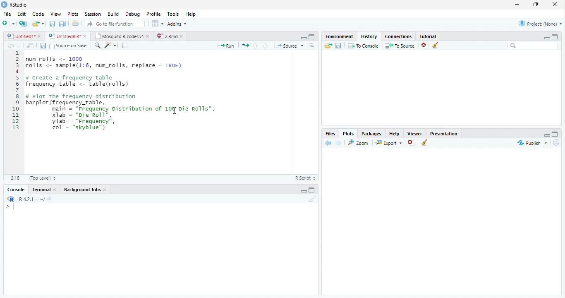  Describe the element at coordinates (75, 23) in the screenshot. I see `Print` at that location.